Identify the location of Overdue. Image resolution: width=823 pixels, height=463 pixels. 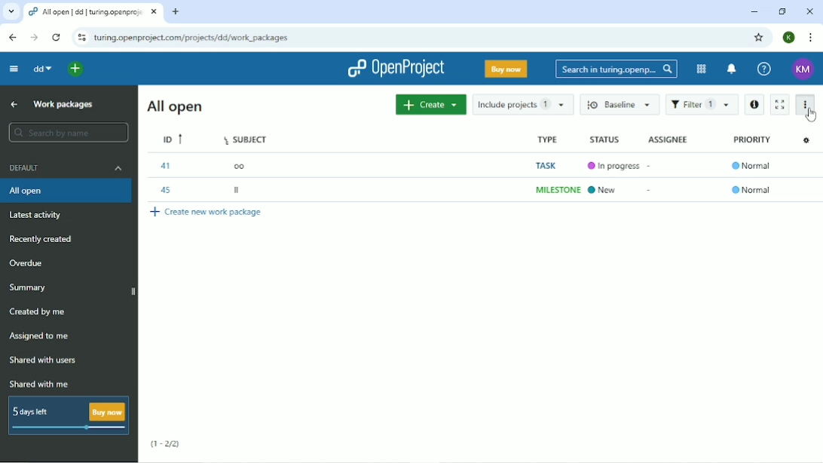
(30, 264).